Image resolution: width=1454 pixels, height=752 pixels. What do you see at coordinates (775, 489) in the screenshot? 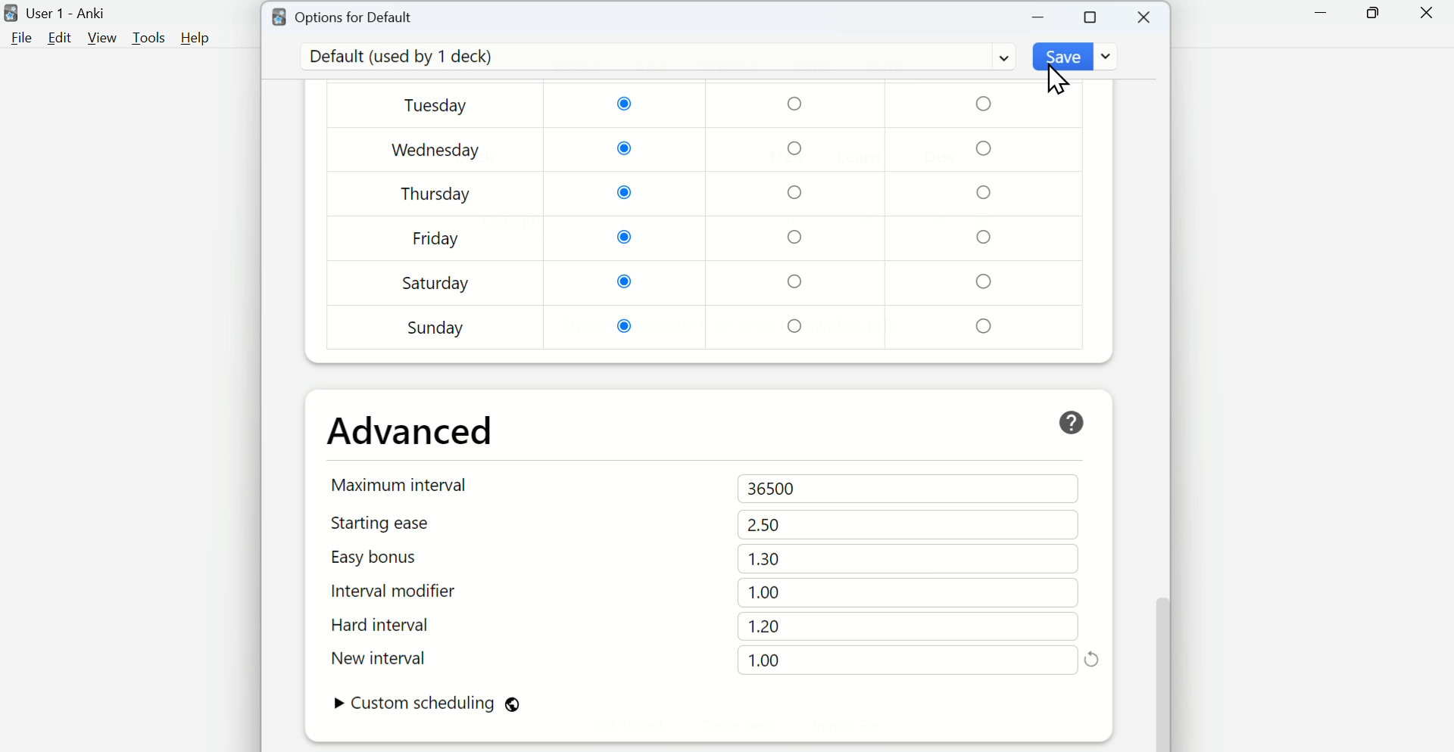
I see `36500` at bounding box center [775, 489].